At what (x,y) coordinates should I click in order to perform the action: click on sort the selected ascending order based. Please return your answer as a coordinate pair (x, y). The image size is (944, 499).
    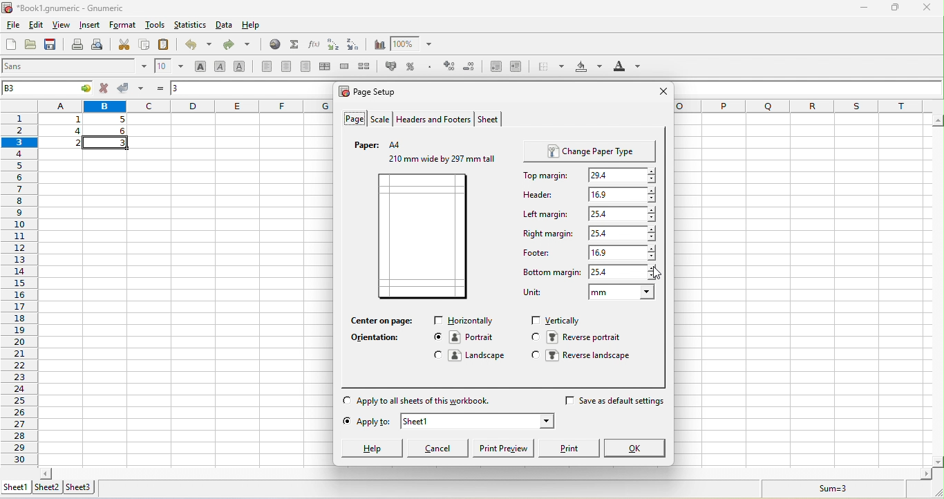
    Looking at the image, I should click on (334, 44).